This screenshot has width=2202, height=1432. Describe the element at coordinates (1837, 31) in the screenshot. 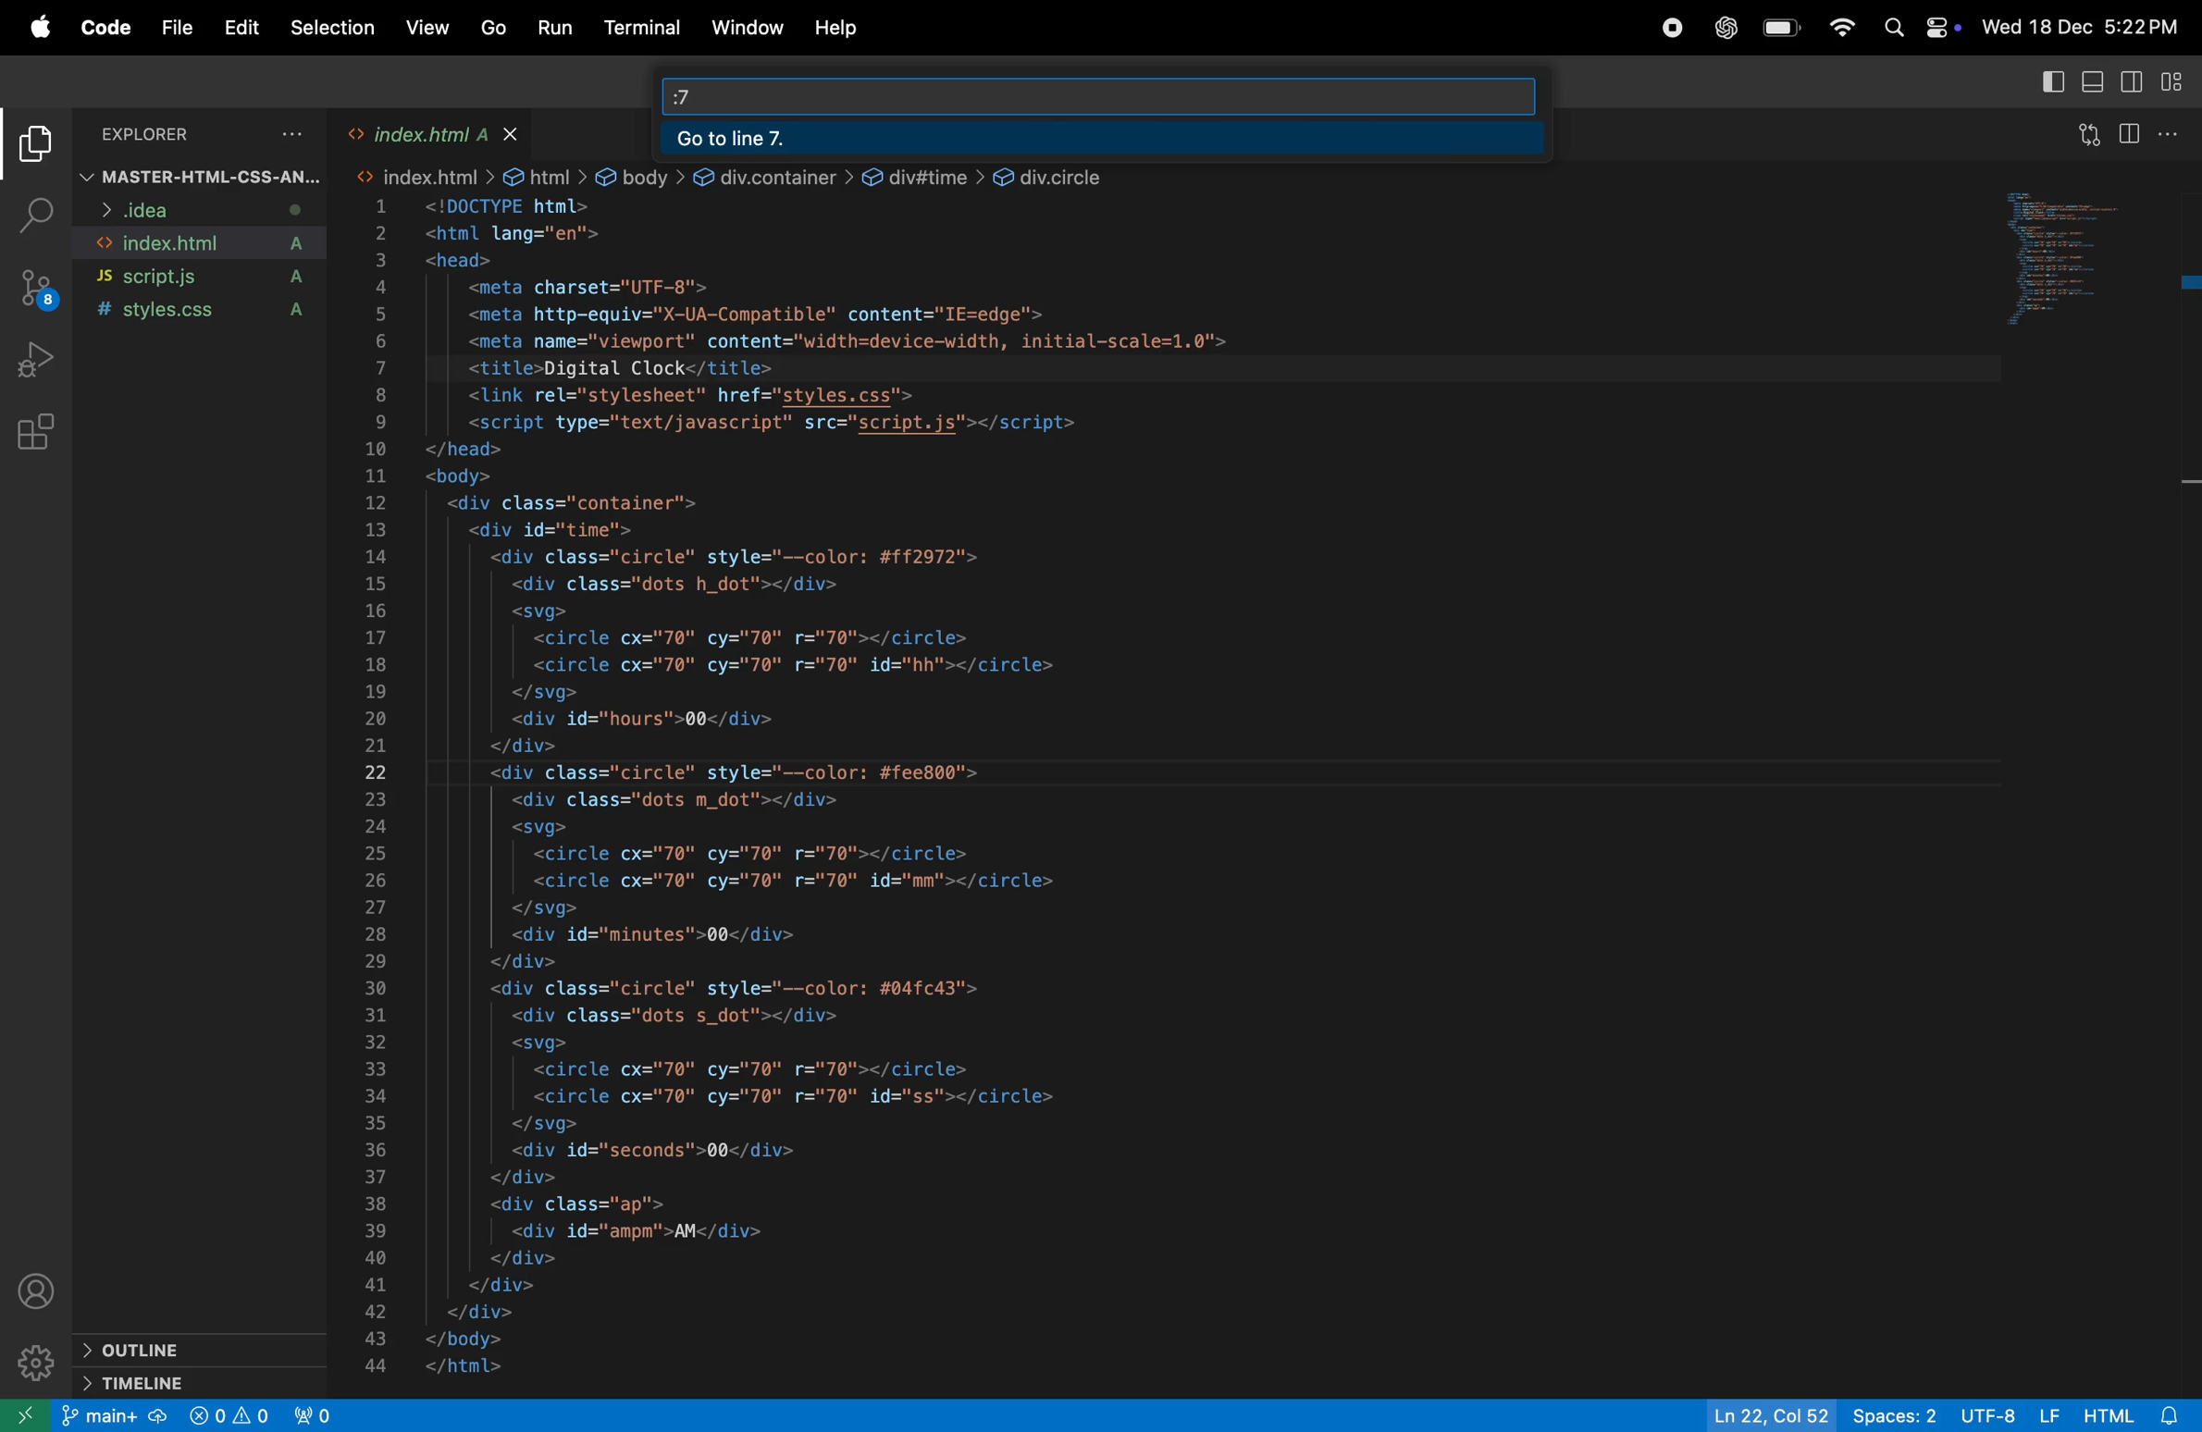

I see `wifi` at that location.